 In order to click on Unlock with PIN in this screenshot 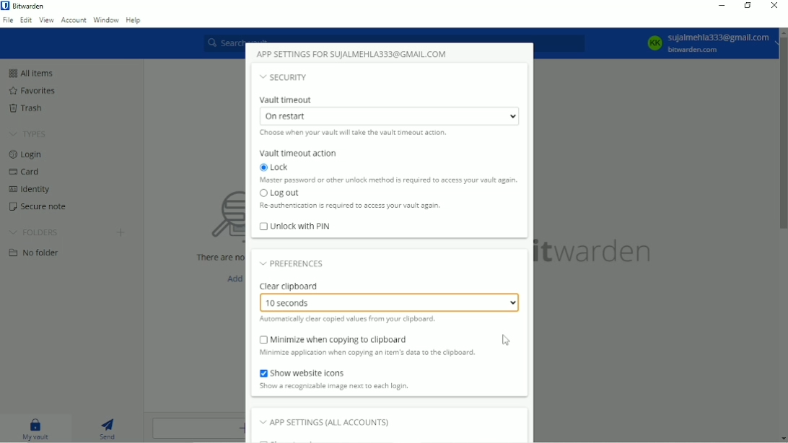, I will do `click(297, 227)`.